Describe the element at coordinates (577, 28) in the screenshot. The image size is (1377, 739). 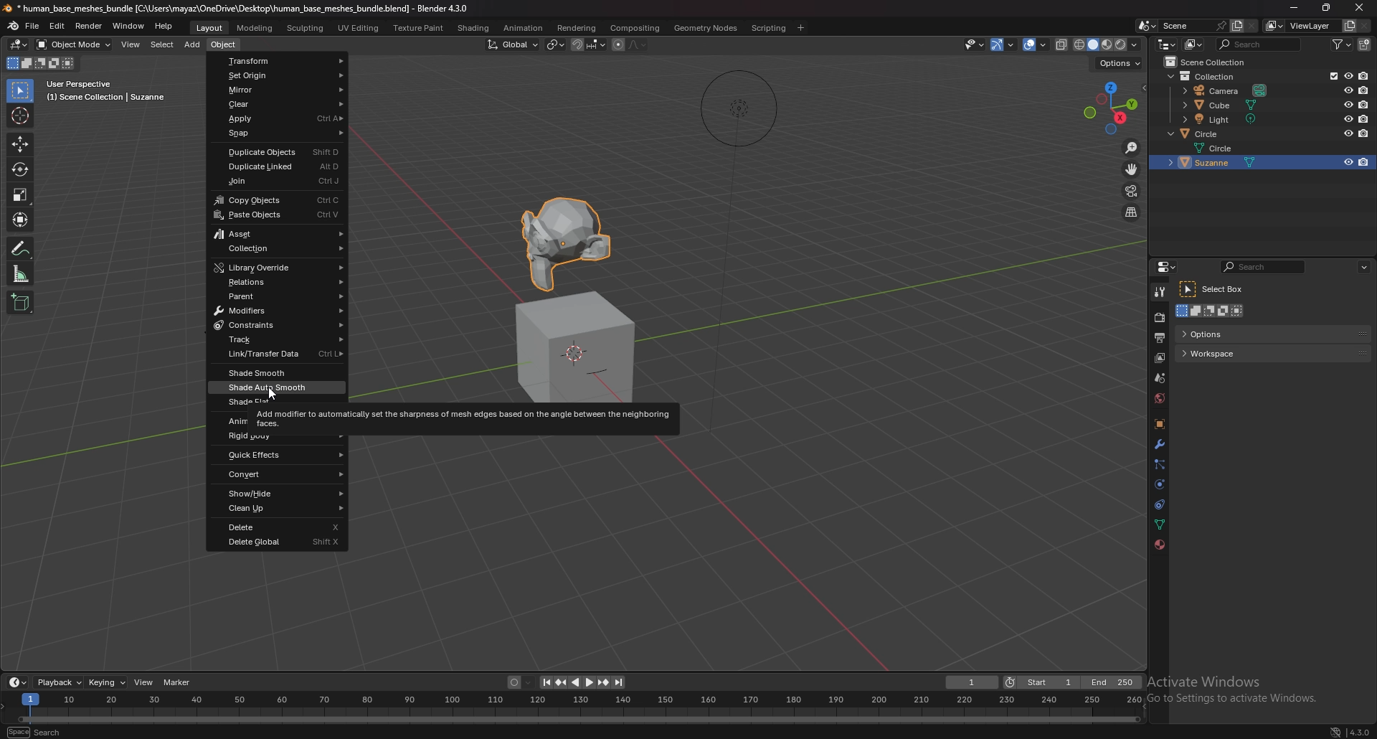
I see `rendering` at that location.